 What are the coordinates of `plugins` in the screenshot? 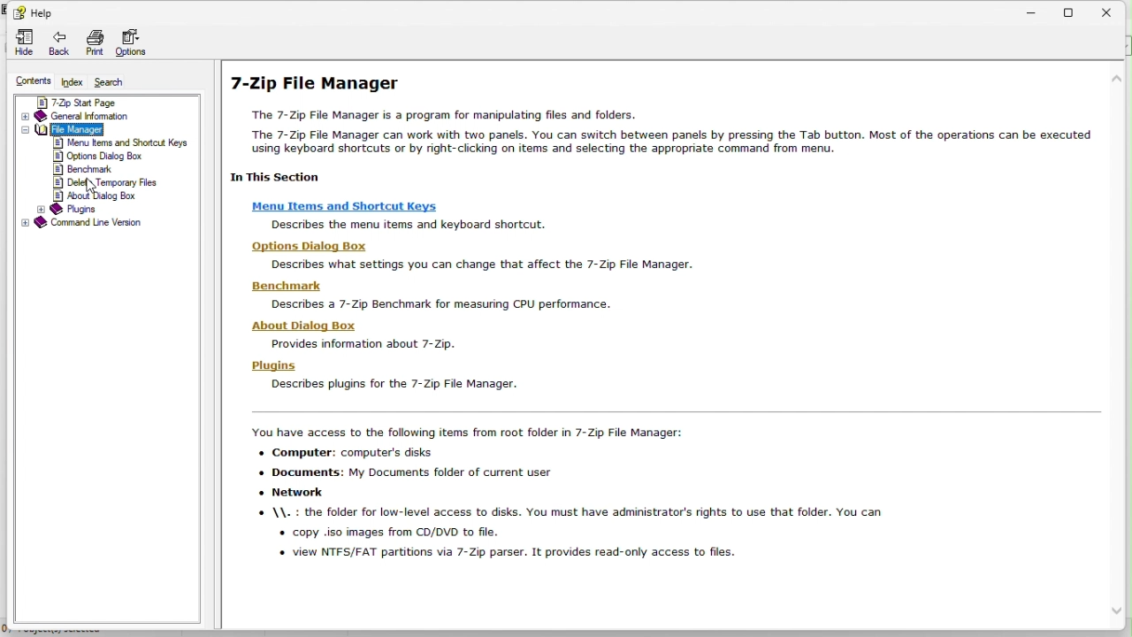 It's located at (80, 209).